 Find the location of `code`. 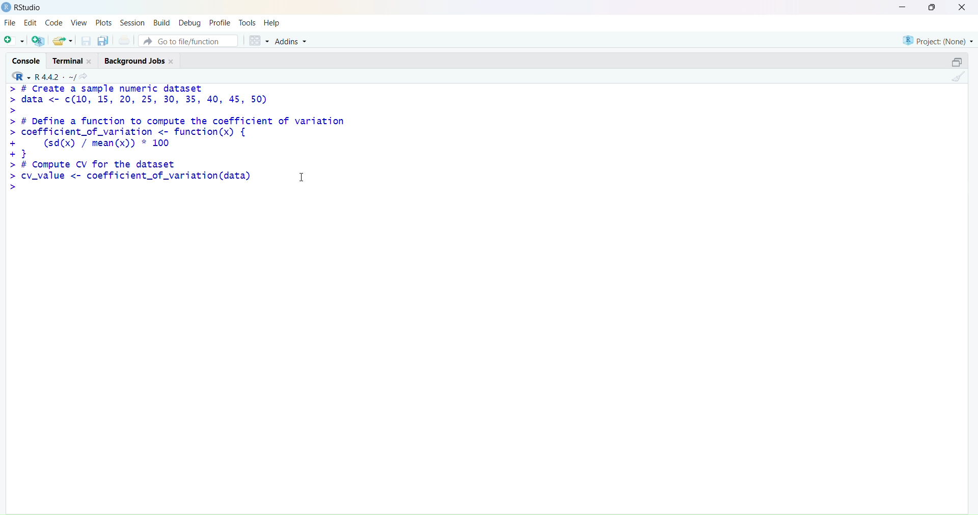

code is located at coordinates (54, 23).